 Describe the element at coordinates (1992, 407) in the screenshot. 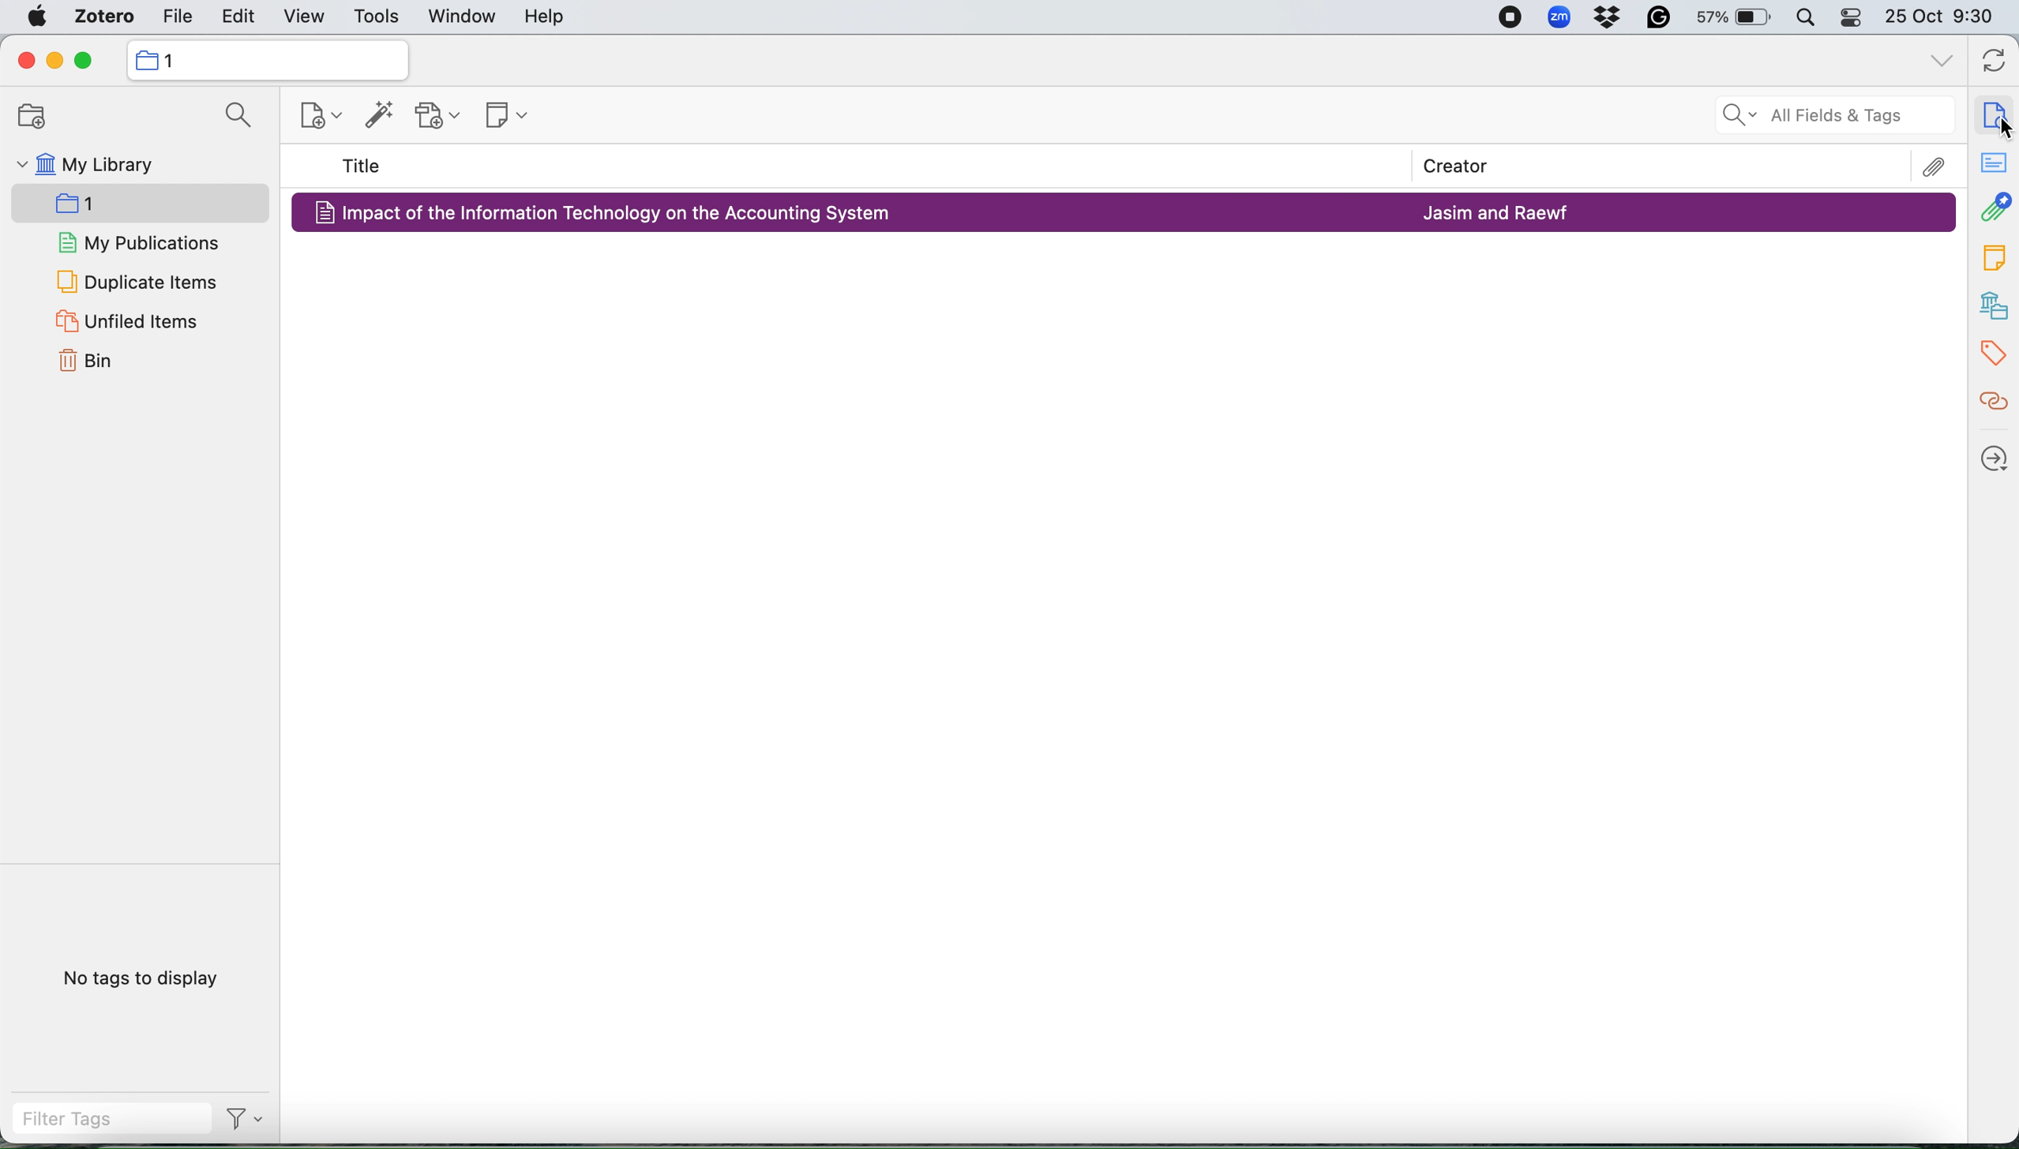

I see `related` at that location.